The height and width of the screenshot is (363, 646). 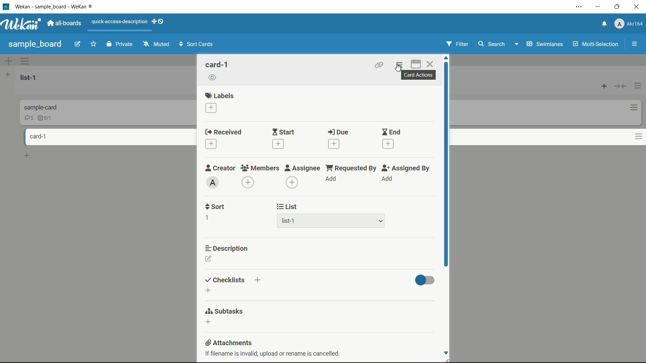 I want to click on description, so click(x=227, y=248).